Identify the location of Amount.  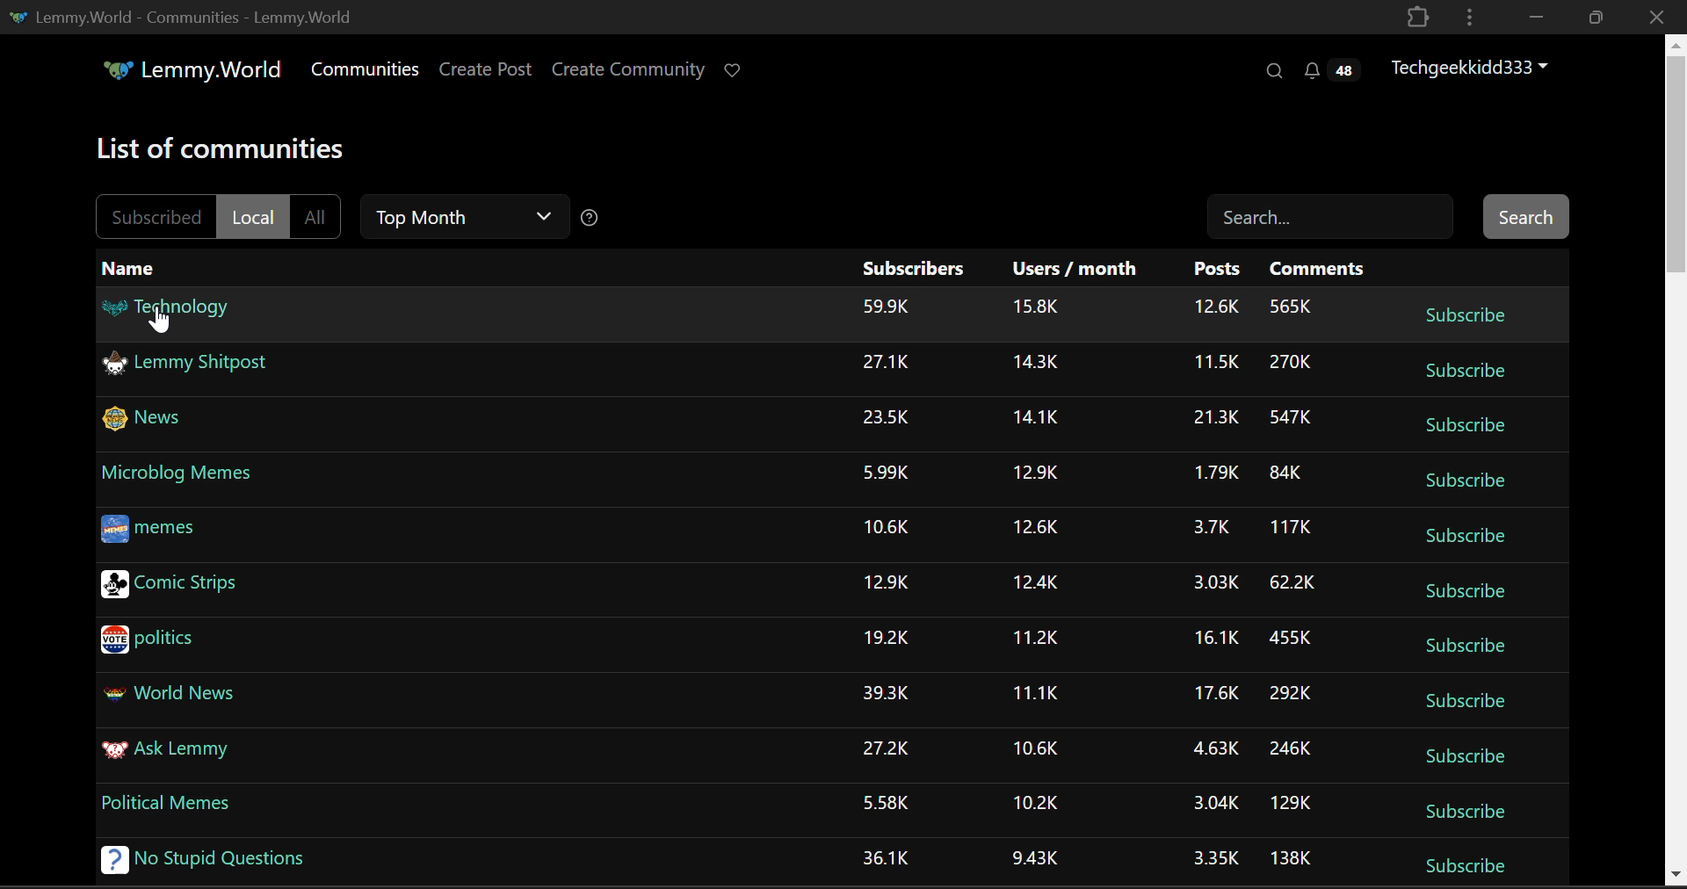
(1032, 750).